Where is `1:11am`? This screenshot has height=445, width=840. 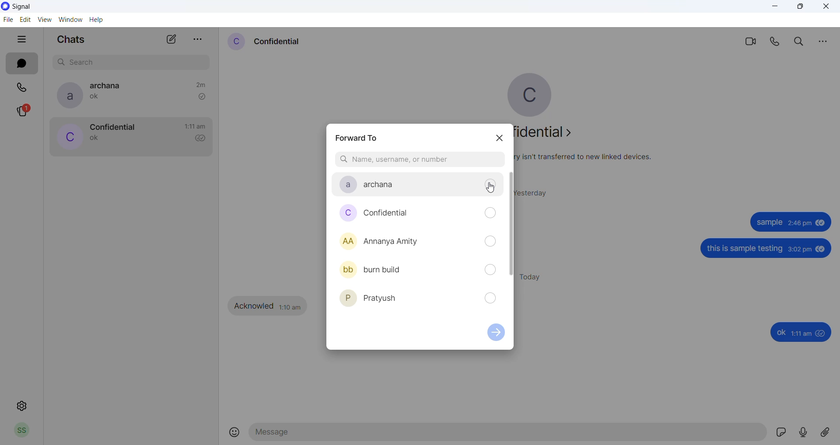 1:11am is located at coordinates (802, 334).